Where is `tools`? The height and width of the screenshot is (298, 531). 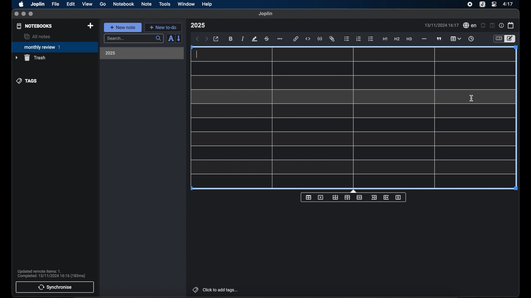 tools is located at coordinates (165, 4).